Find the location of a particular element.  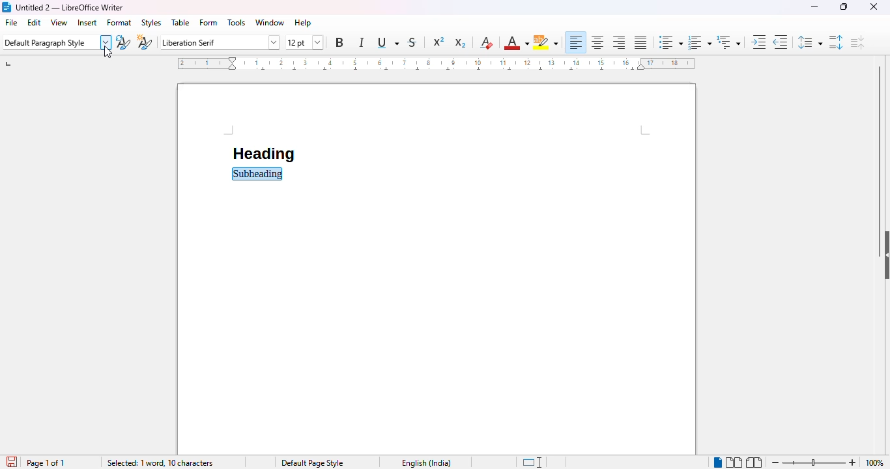

maximize is located at coordinates (845, 6).